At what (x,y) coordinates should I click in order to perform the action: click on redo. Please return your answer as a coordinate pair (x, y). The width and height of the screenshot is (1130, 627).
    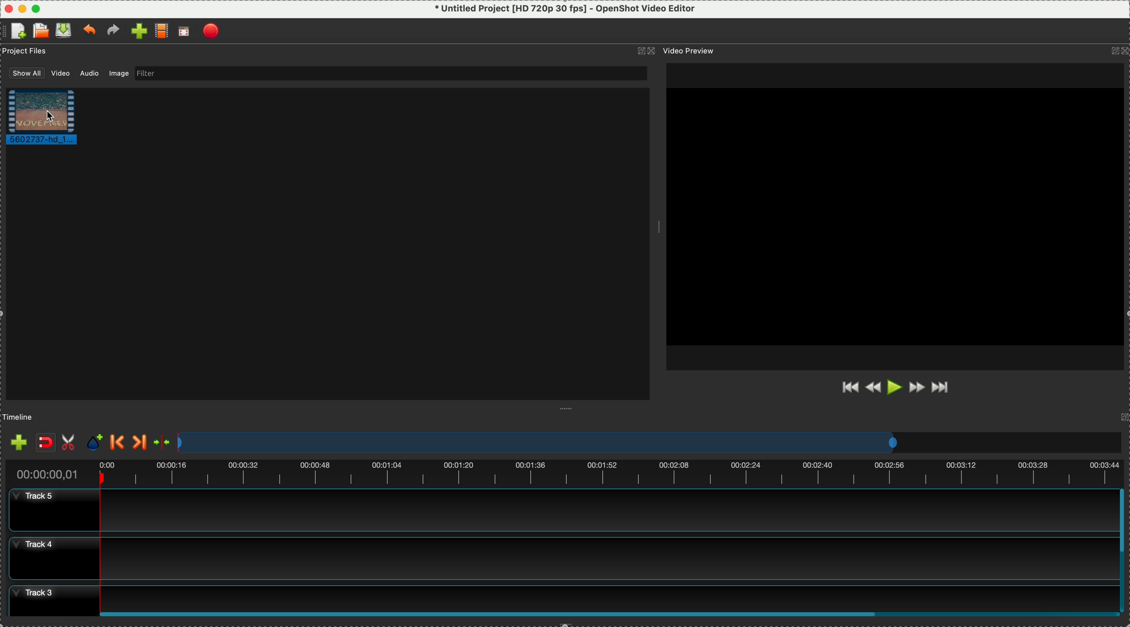
    Looking at the image, I should click on (113, 31).